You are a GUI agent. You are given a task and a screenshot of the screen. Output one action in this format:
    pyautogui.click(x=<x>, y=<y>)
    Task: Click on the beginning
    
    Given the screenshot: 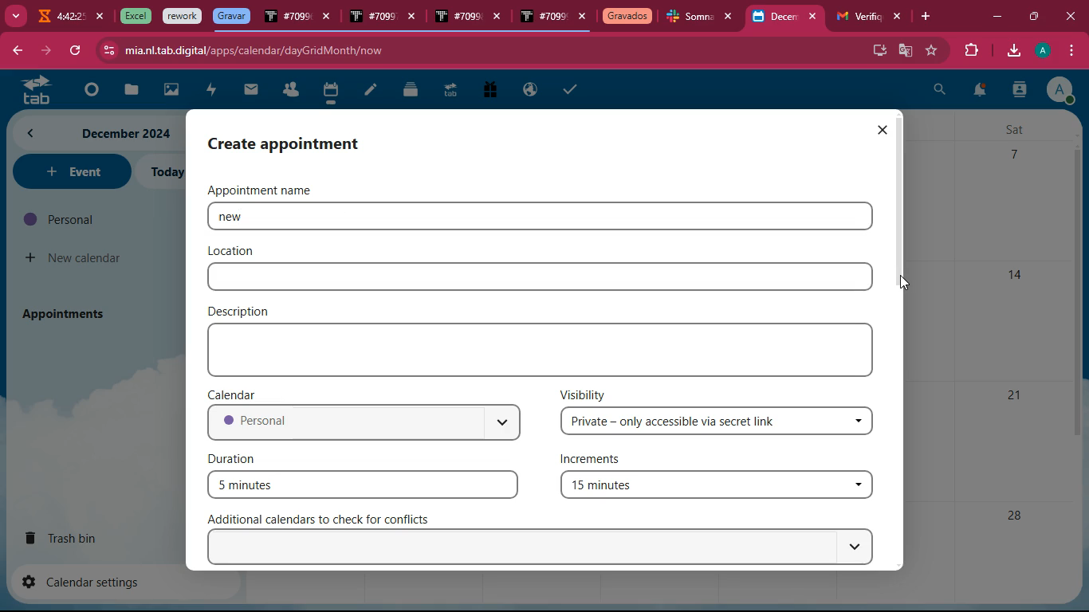 What is the action you would take?
    pyautogui.click(x=88, y=91)
    